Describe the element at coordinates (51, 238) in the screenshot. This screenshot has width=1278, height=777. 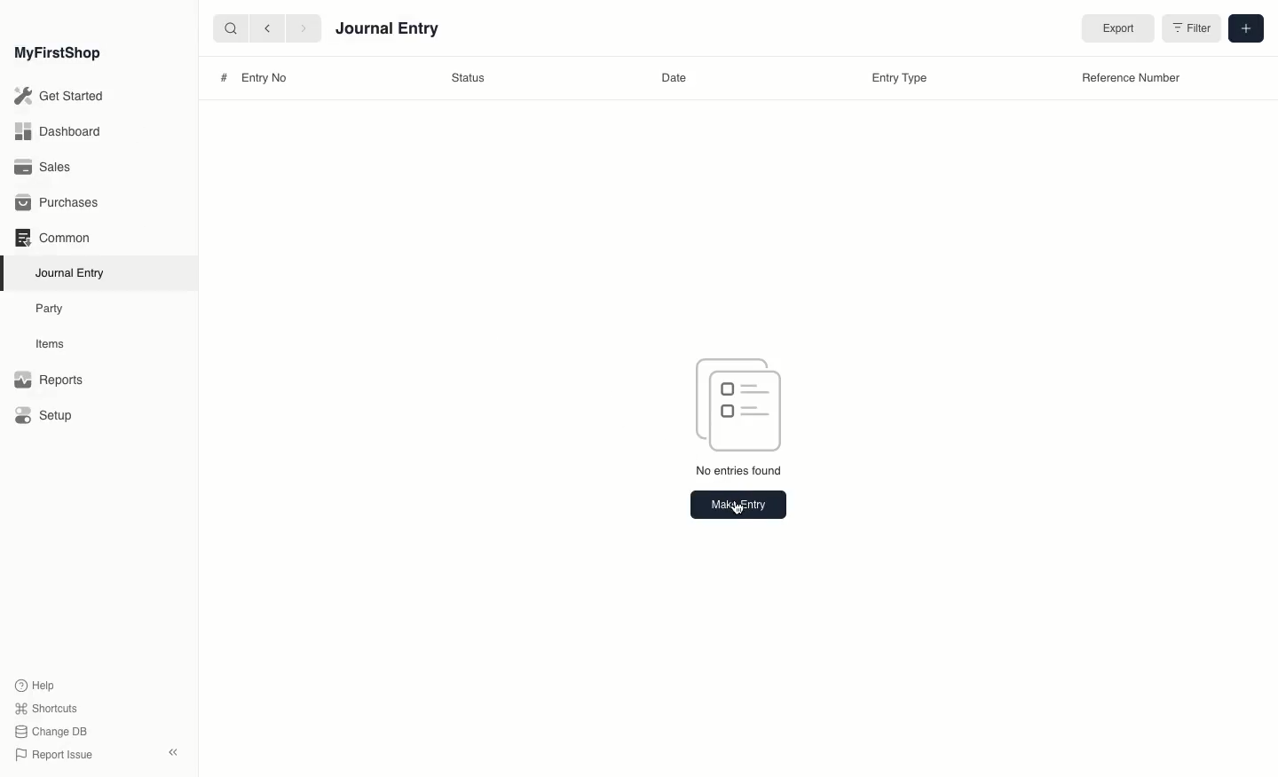
I see `Common` at that location.